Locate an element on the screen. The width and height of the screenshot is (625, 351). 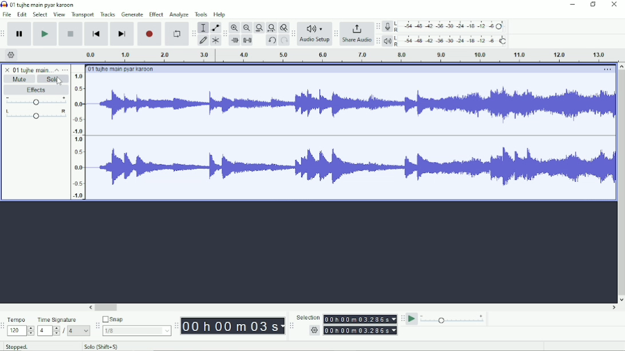
Fit project to width is located at coordinates (271, 27).